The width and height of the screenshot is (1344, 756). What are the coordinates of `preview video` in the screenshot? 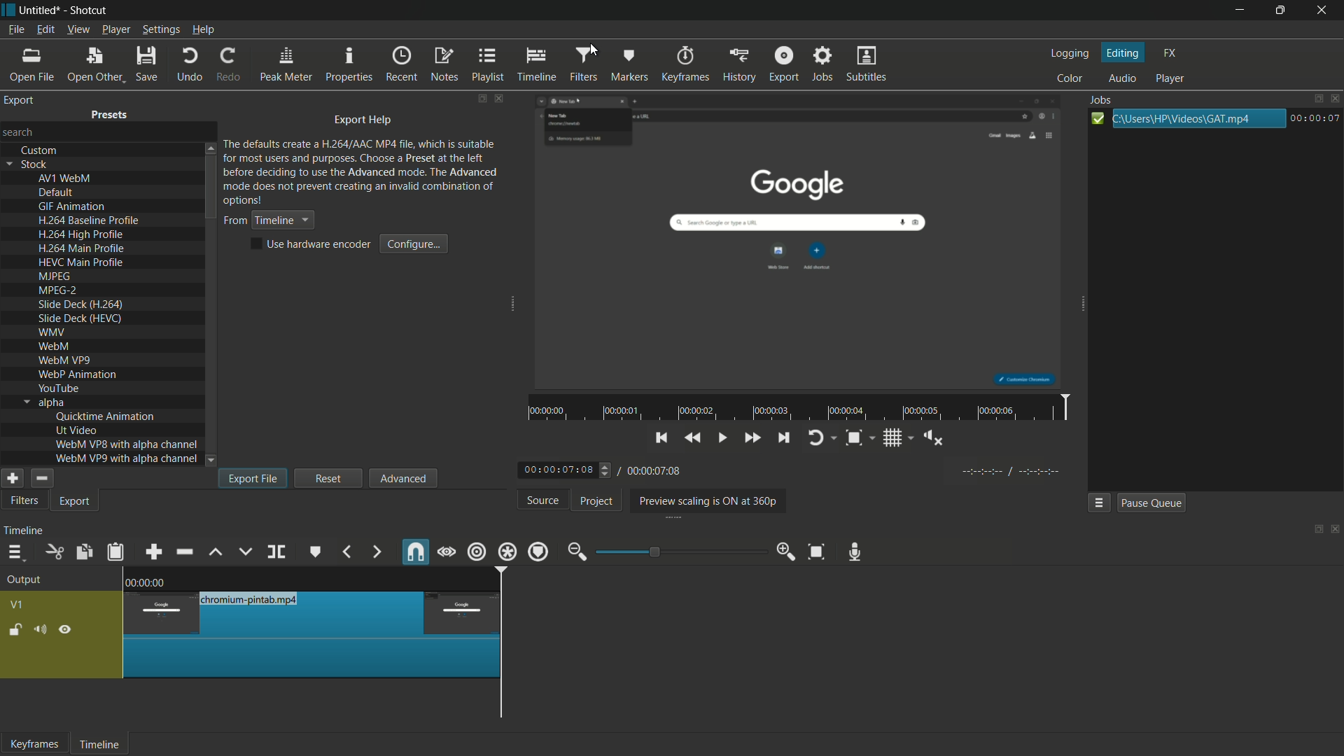 It's located at (804, 243).